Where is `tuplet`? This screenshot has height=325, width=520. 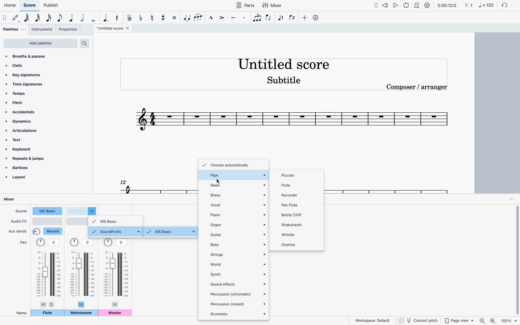
tuplet is located at coordinates (257, 18).